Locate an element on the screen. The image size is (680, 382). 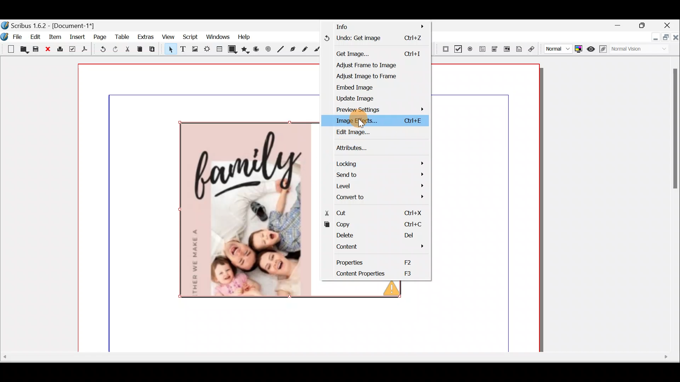
Spiral is located at coordinates (269, 51).